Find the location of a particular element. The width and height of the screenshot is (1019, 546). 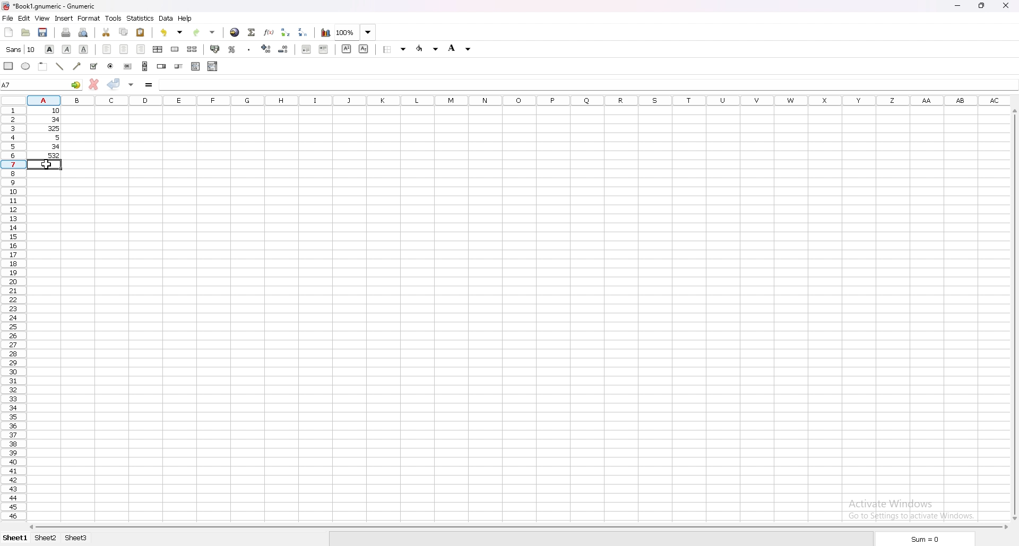

font is located at coordinates (21, 49).